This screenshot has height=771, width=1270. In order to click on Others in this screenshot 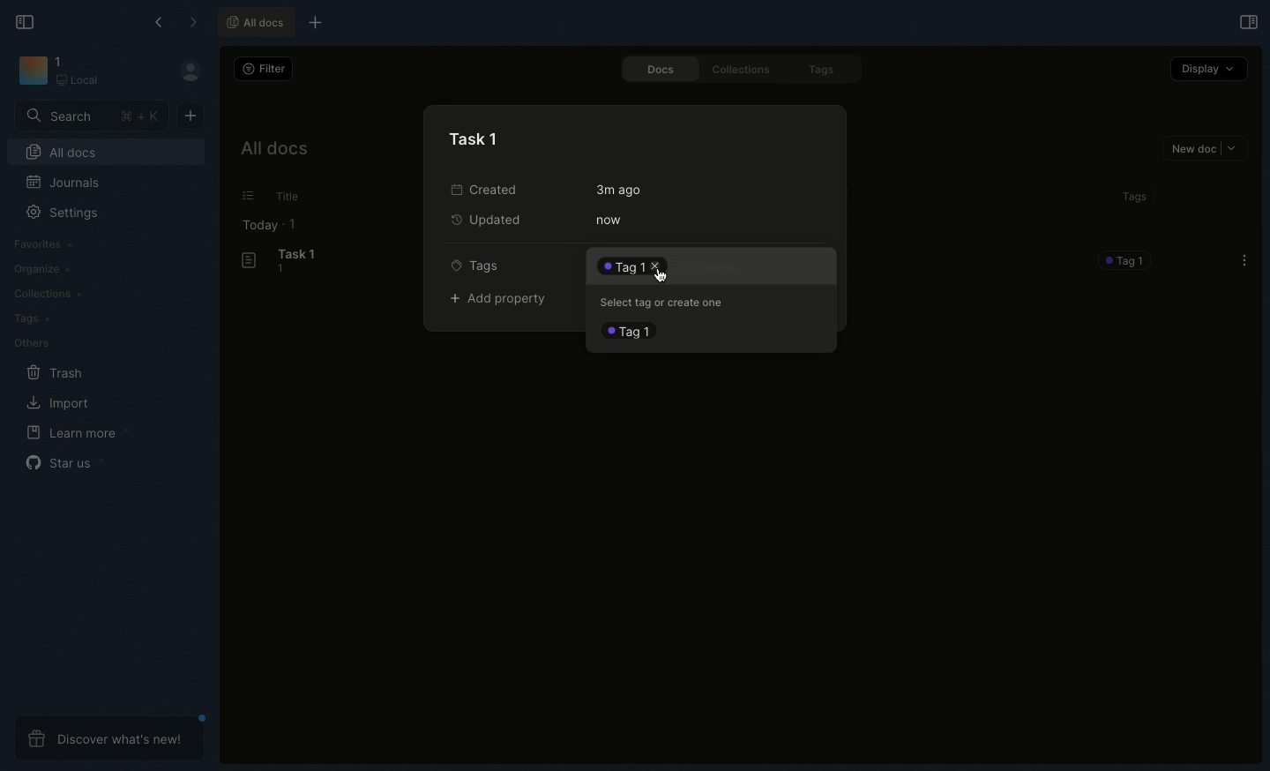, I will do `click(36, 344)`.